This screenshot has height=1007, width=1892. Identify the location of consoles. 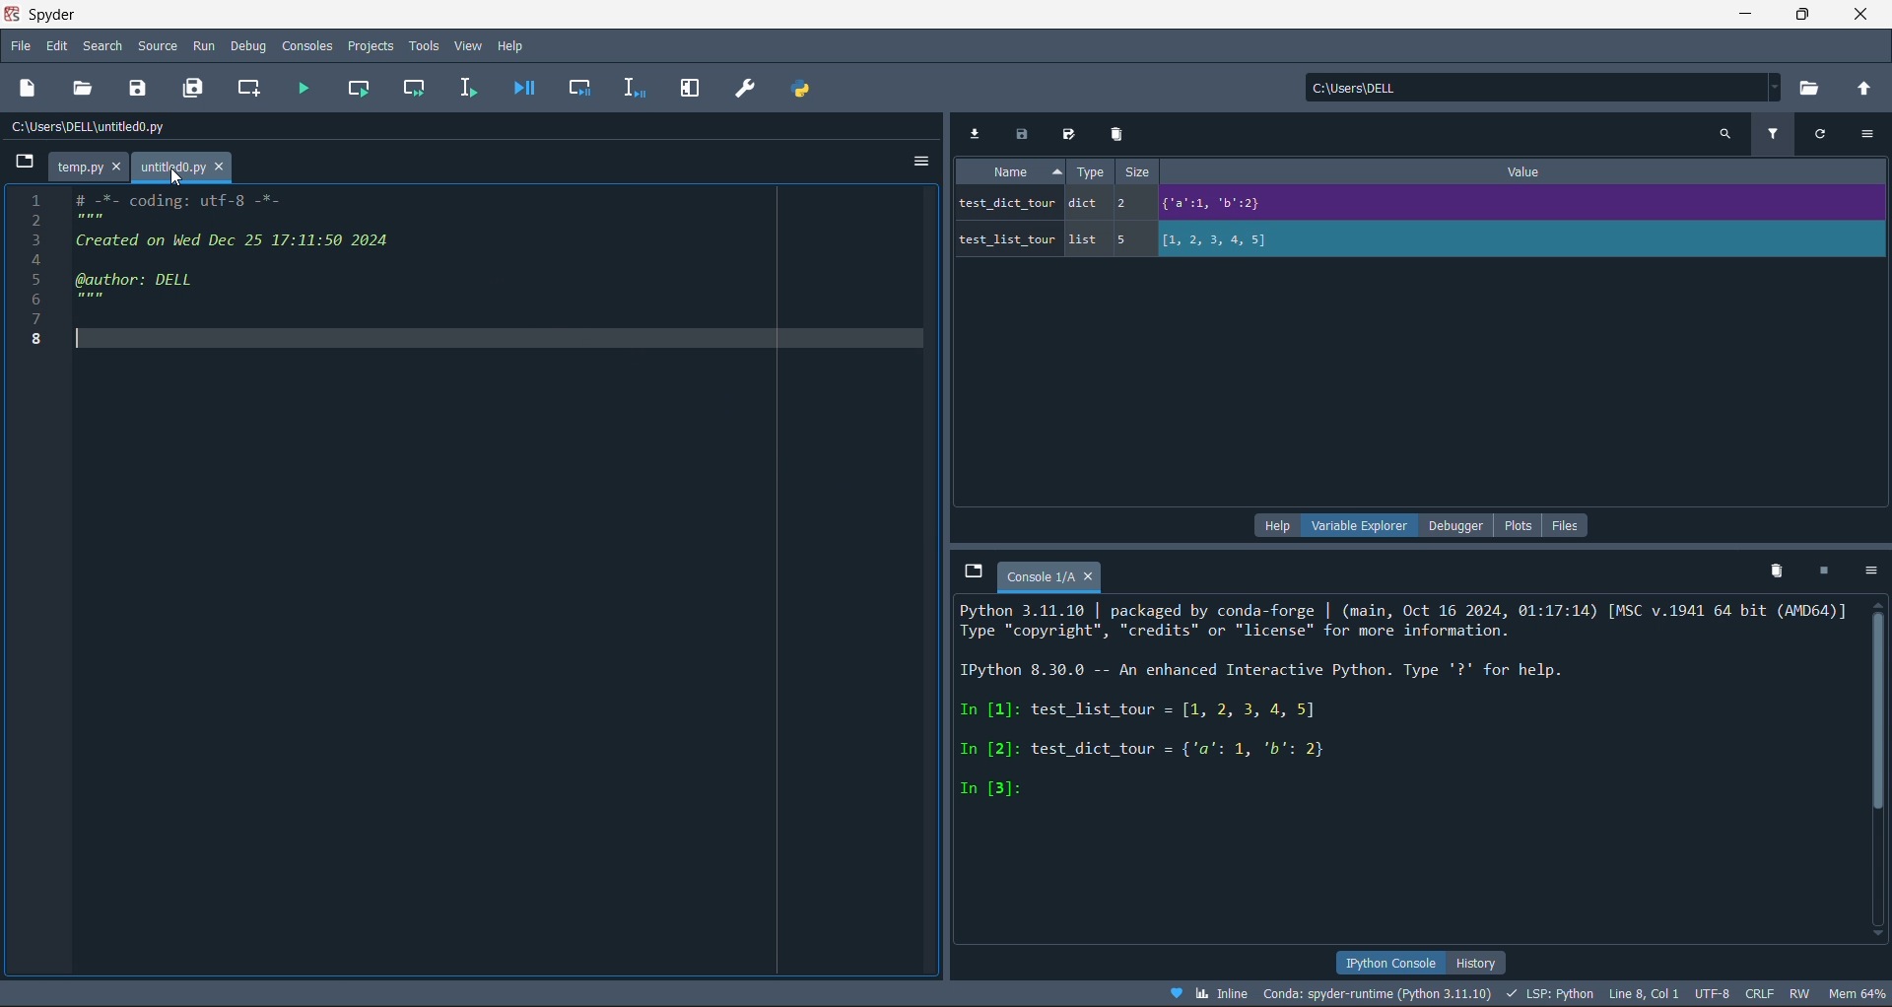
(304, 45).